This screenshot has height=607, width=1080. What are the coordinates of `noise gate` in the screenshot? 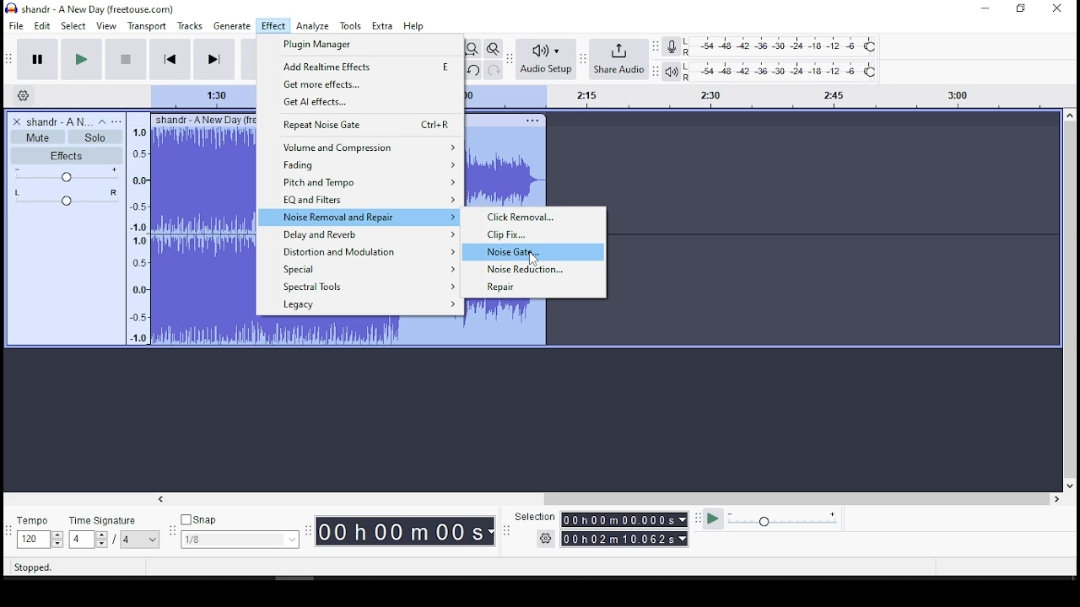 It's located at (537, 252).